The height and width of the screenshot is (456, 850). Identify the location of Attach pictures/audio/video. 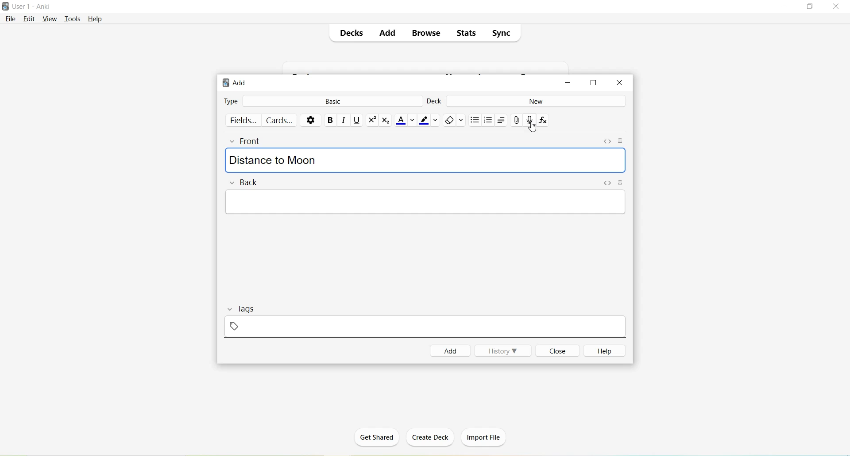
(516, 120).